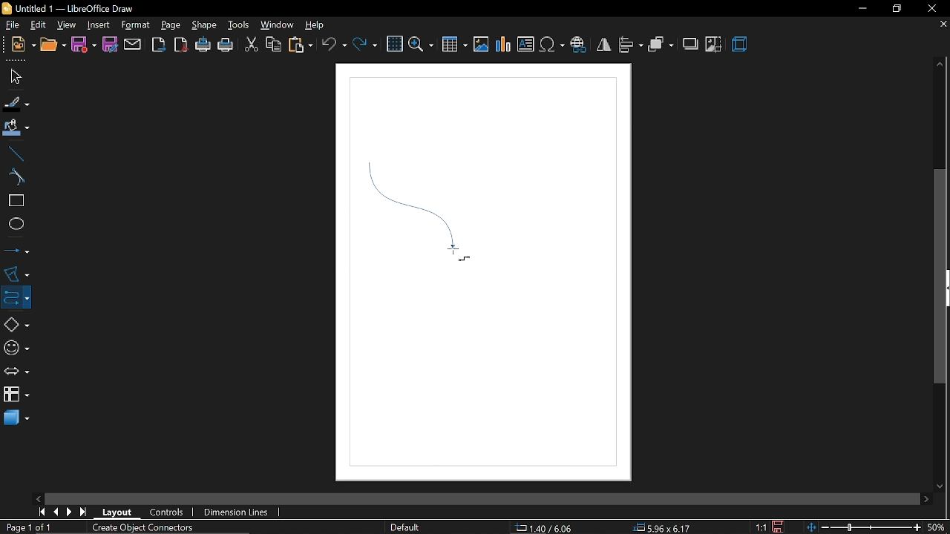 The width and height of the screenshot is (950, 534). What do you see at coordinates (15, 274) in the screenshot?
I see `curves and polygons` at bounding box center [15, 274].